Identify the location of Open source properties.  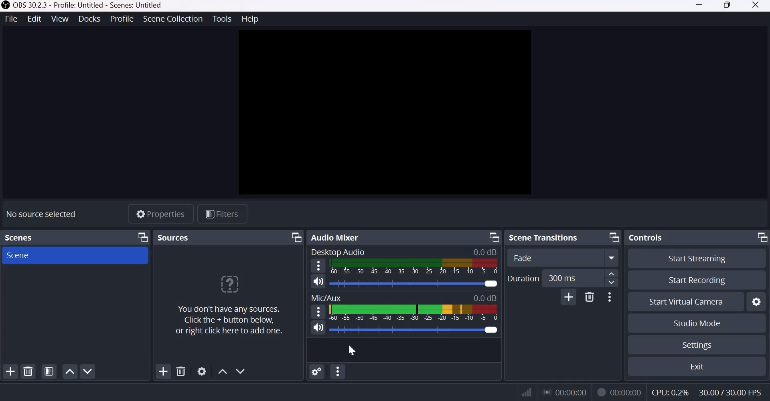
(203, 371).